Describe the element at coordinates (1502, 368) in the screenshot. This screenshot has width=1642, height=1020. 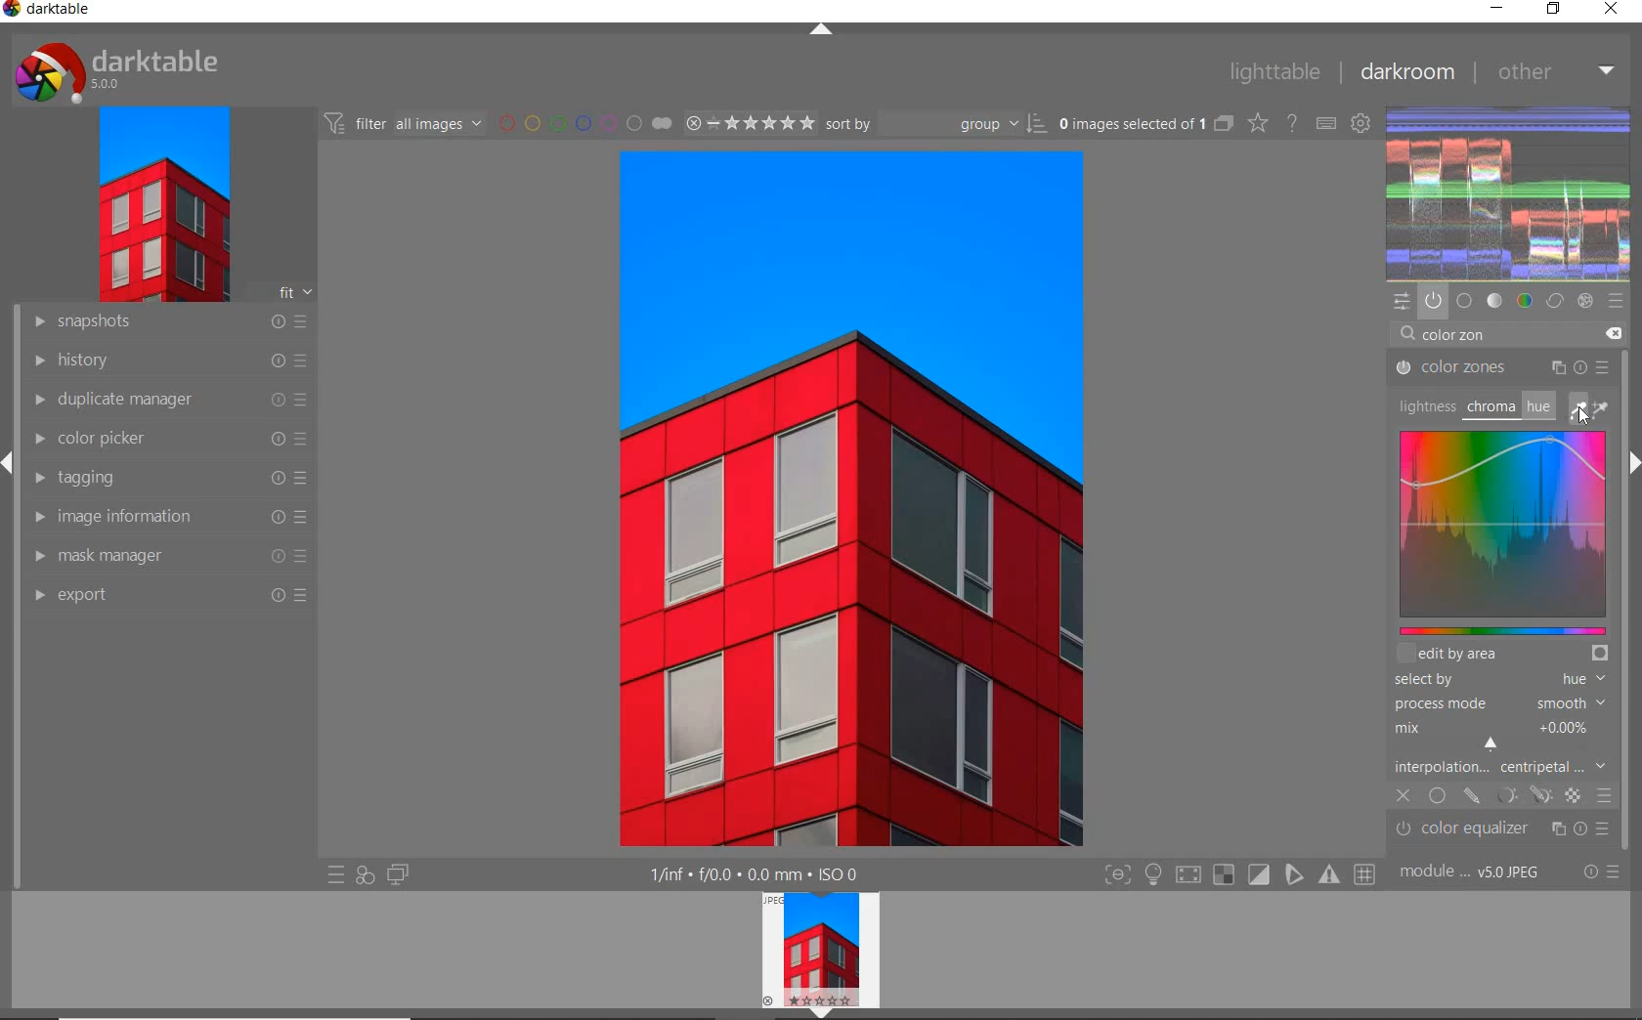
I see `COLOR ZONES` at that location.